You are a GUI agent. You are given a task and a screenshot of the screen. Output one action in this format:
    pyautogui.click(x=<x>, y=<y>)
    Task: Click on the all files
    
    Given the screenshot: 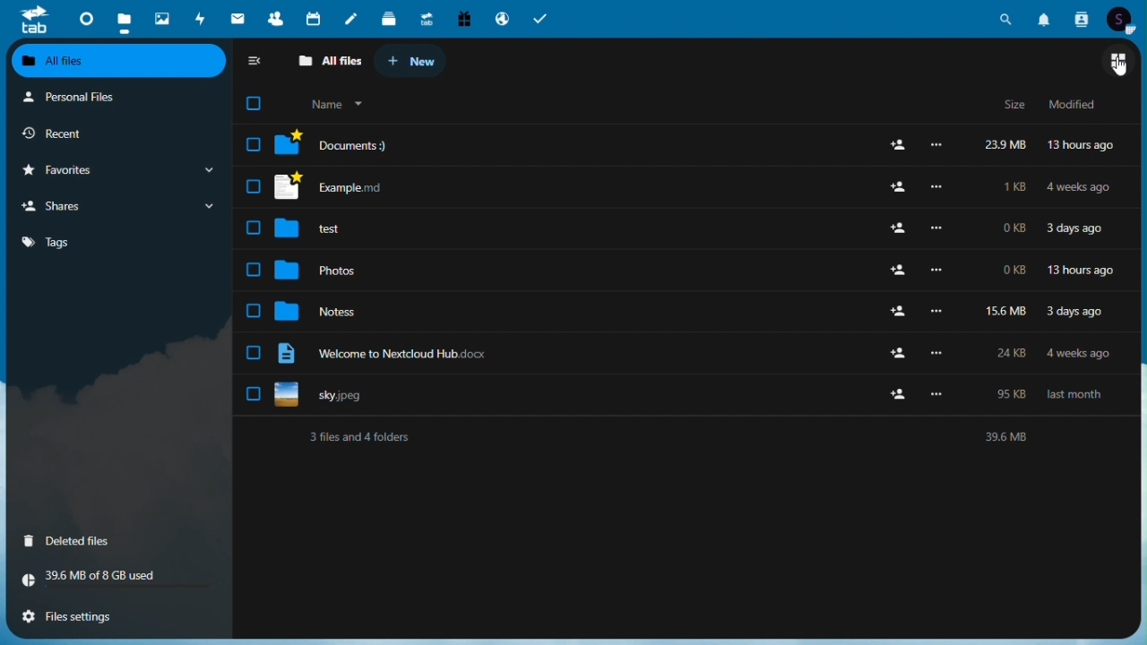 What is the action you would take?
    pyautogui.click(x=119, y=62)
    